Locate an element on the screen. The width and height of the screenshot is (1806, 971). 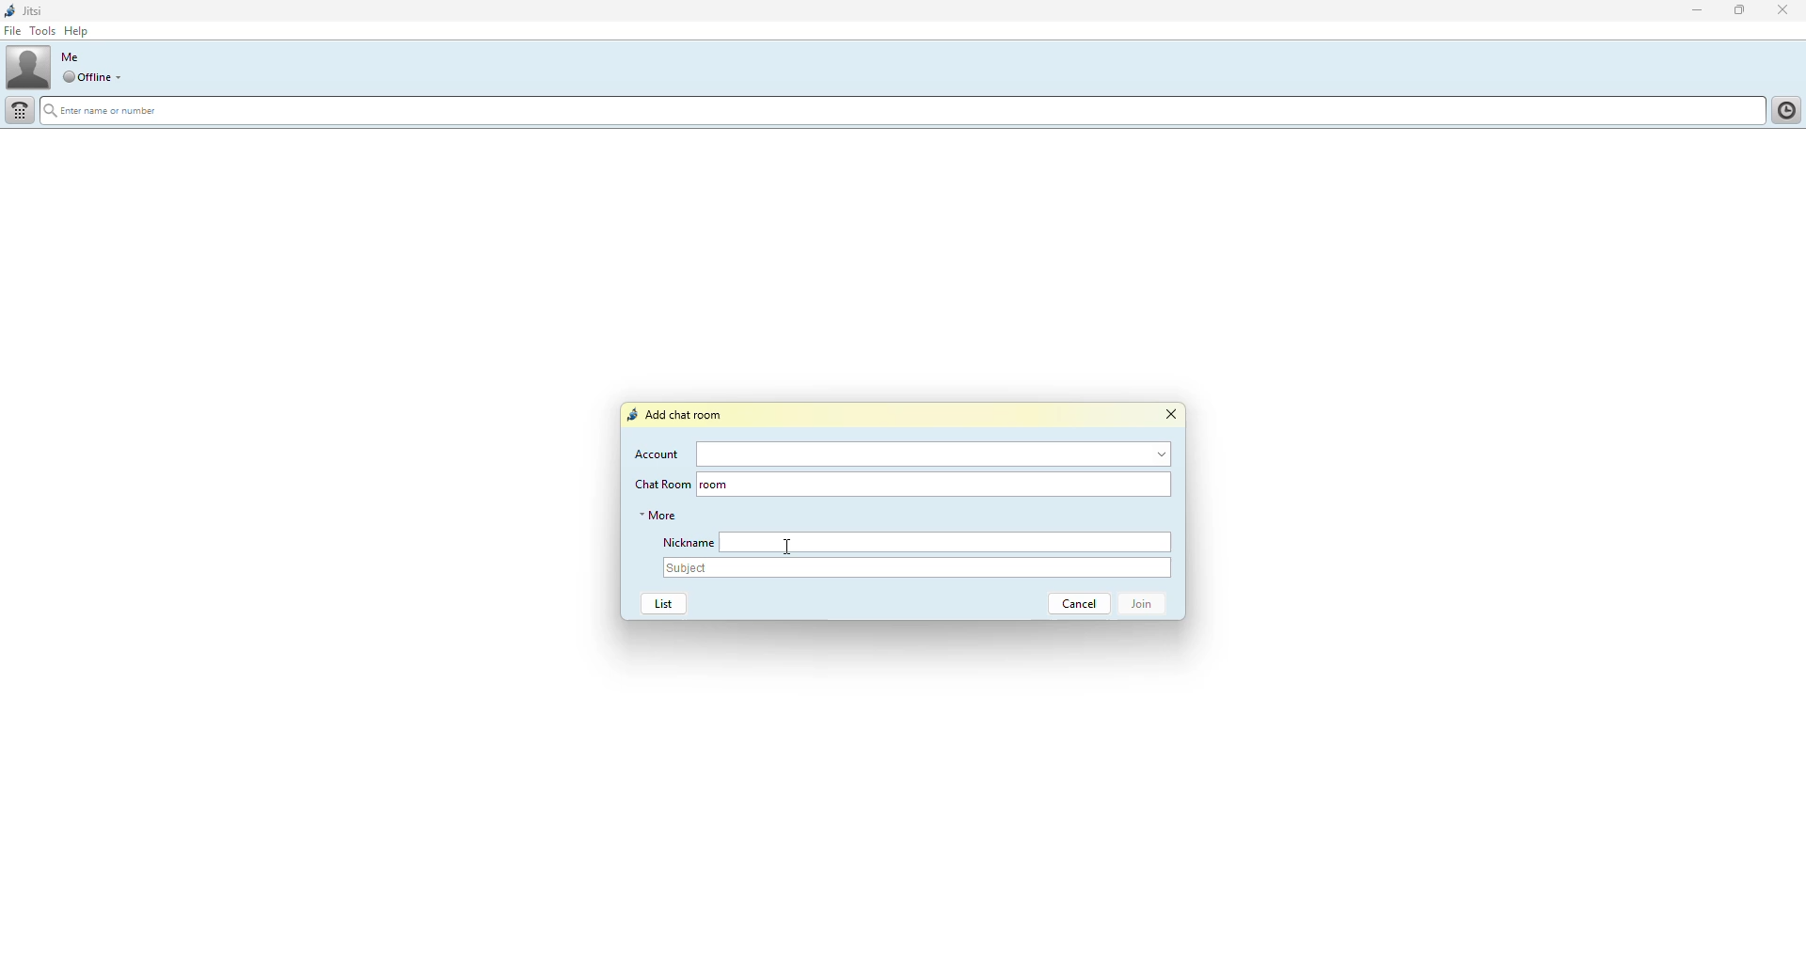
profile is located at coordinates (29, 71).